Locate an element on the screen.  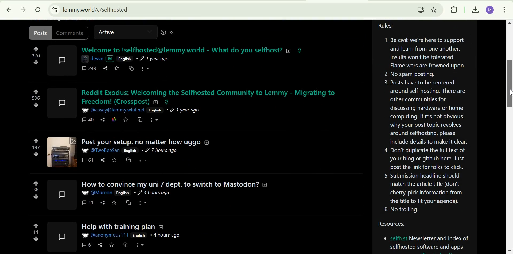
collapse is located at coordinates (207, 142).